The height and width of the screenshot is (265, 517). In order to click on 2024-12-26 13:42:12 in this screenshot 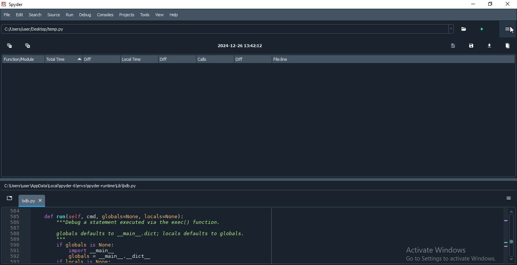, I will do `click(238, 46)`.